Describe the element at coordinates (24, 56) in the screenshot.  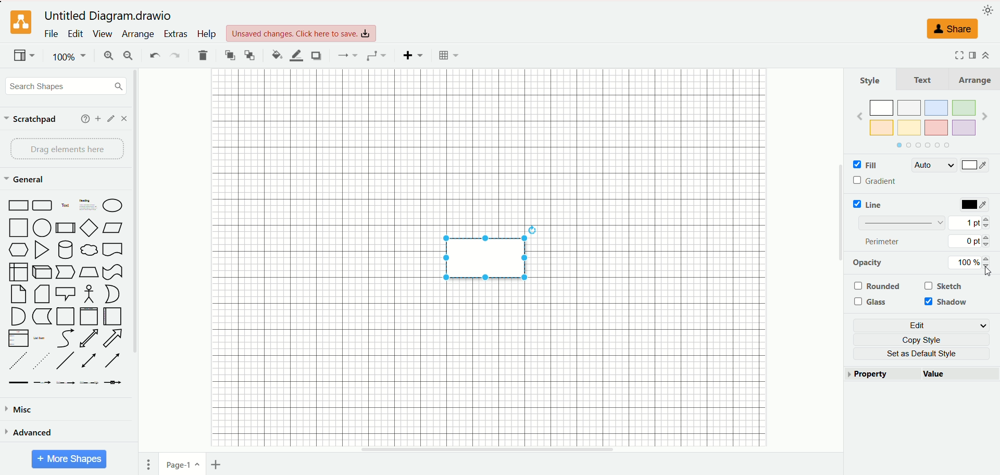
I see `view` at that location.